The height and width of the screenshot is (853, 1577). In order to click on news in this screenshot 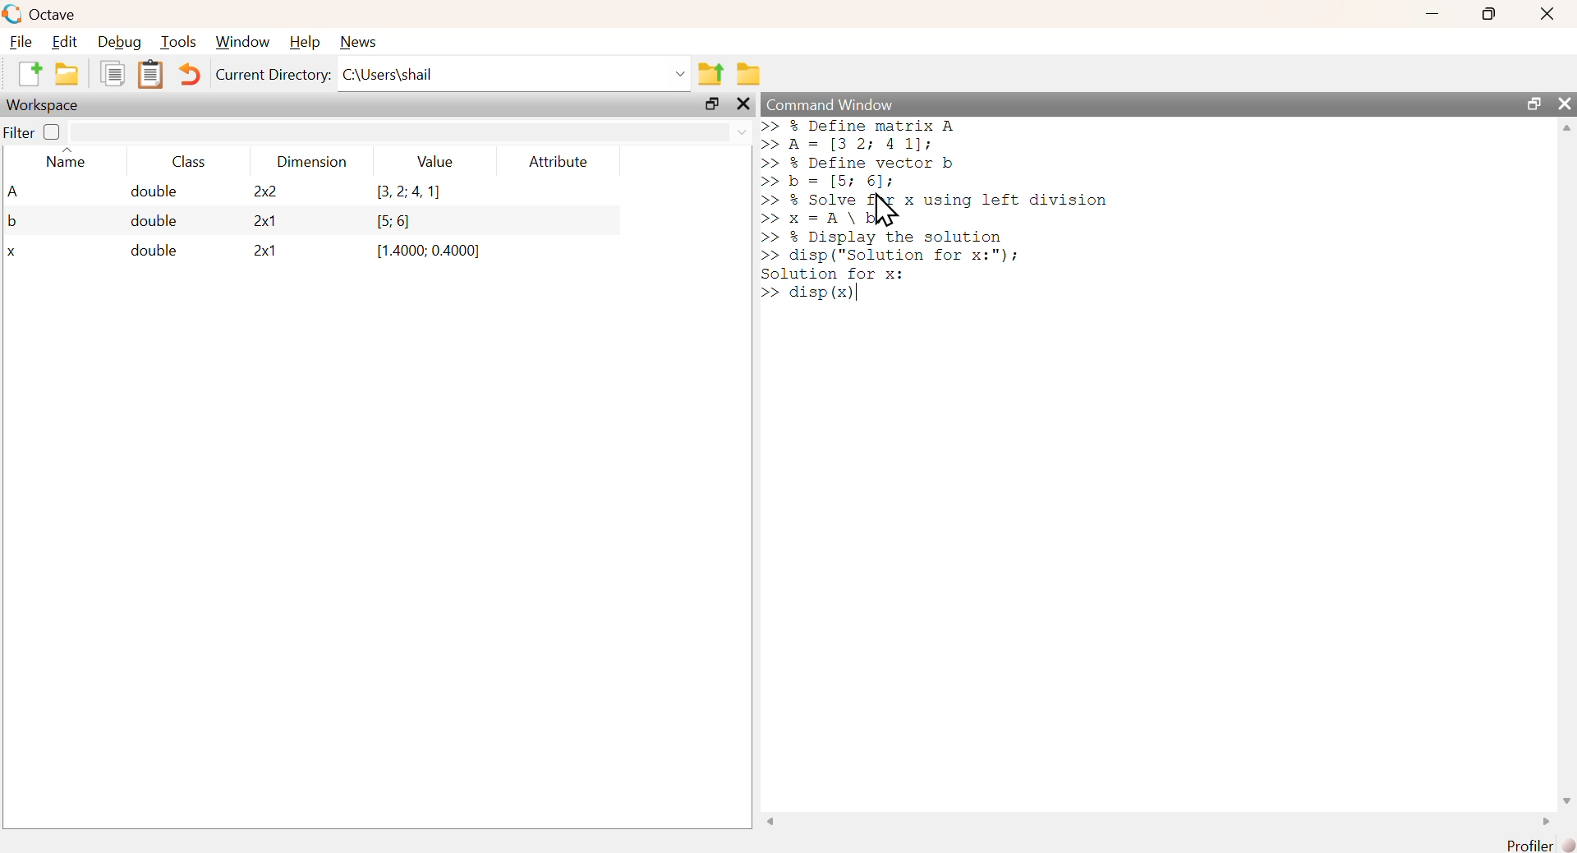, I will do `click(358, 41)`.